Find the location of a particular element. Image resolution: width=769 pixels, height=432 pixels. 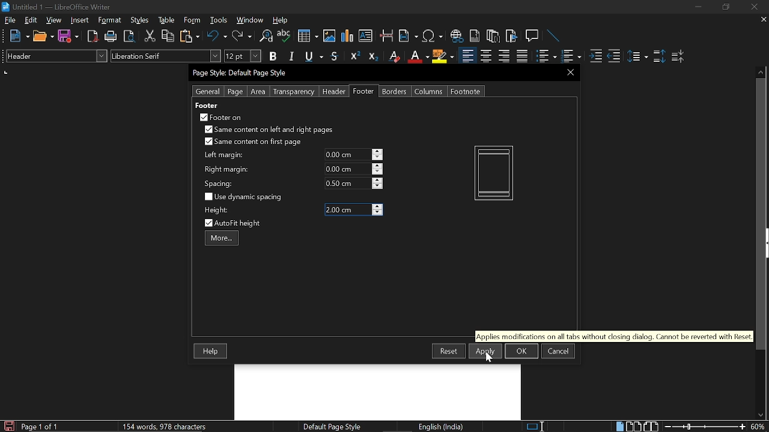

current page Current page is located at coordinates (39, 426).